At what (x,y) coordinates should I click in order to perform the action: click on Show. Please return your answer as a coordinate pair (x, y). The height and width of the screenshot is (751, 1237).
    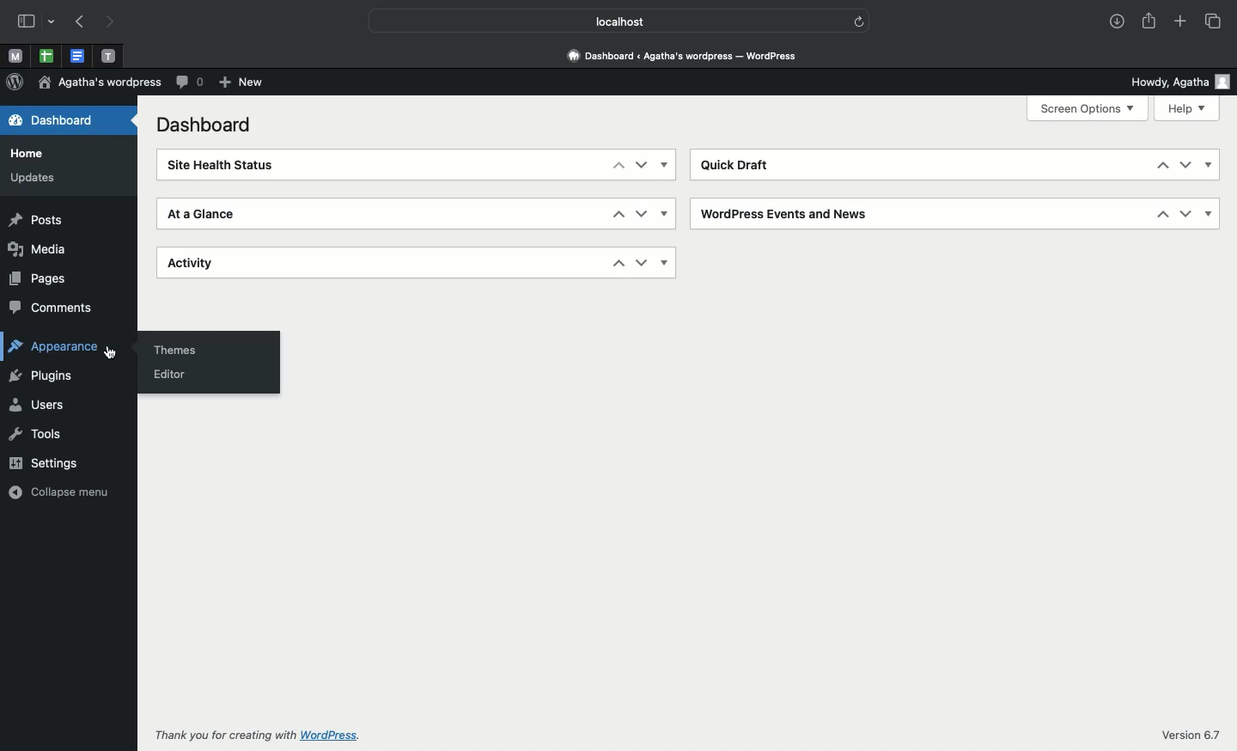
    Looking at the image, I should click on (666, 215).